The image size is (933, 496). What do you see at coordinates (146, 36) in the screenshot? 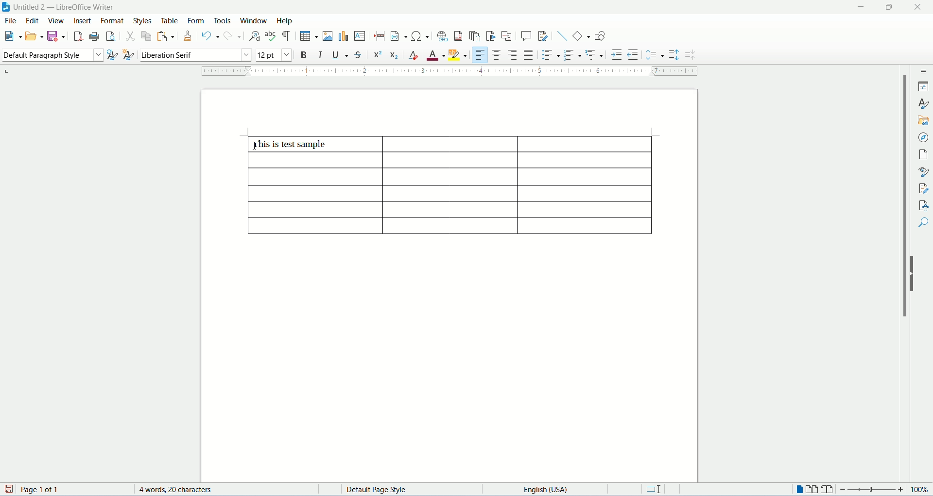
I see `copy` at bounding box center [146, 36].